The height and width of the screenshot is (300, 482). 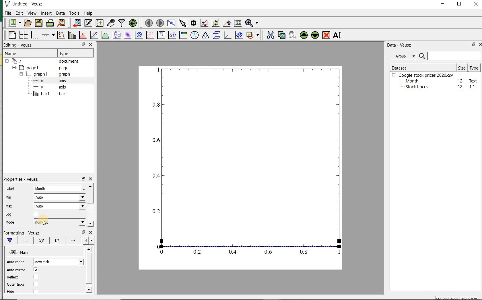 I want to click on select items from the graph or scroll, so click(x=182, y=23).